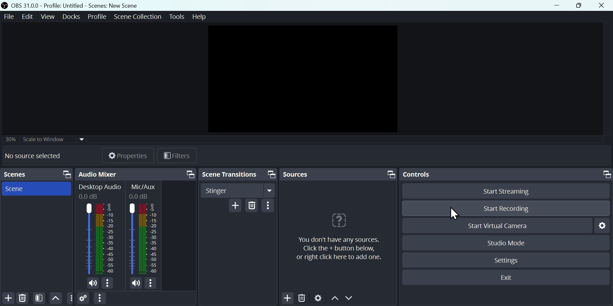 This screenshot has width=613, height=306. What do you see at coordinates (334, 299) in the screenshot?
I see `up` at bounding box center [334, 299].